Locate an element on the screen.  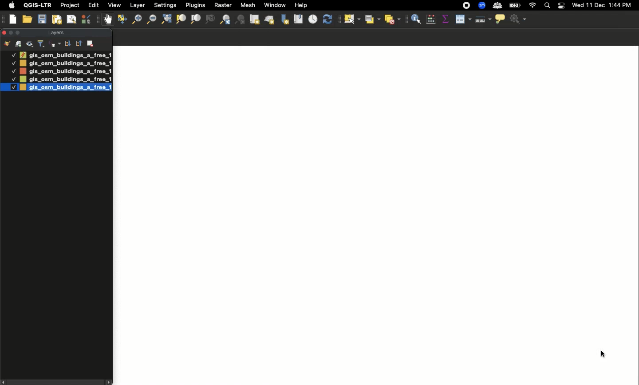
Zoom last is located at coordinates (225, 20).